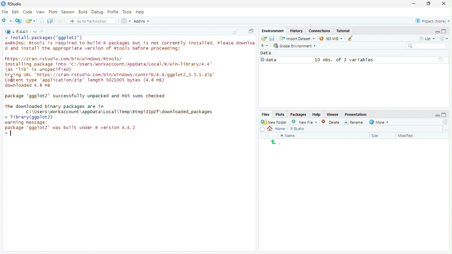 Image resolution: width=452 pixels, height=254 pixels. Describe the element at coordinates (411, 135) in the screenshot. I see `Sort by last modified` at that location.